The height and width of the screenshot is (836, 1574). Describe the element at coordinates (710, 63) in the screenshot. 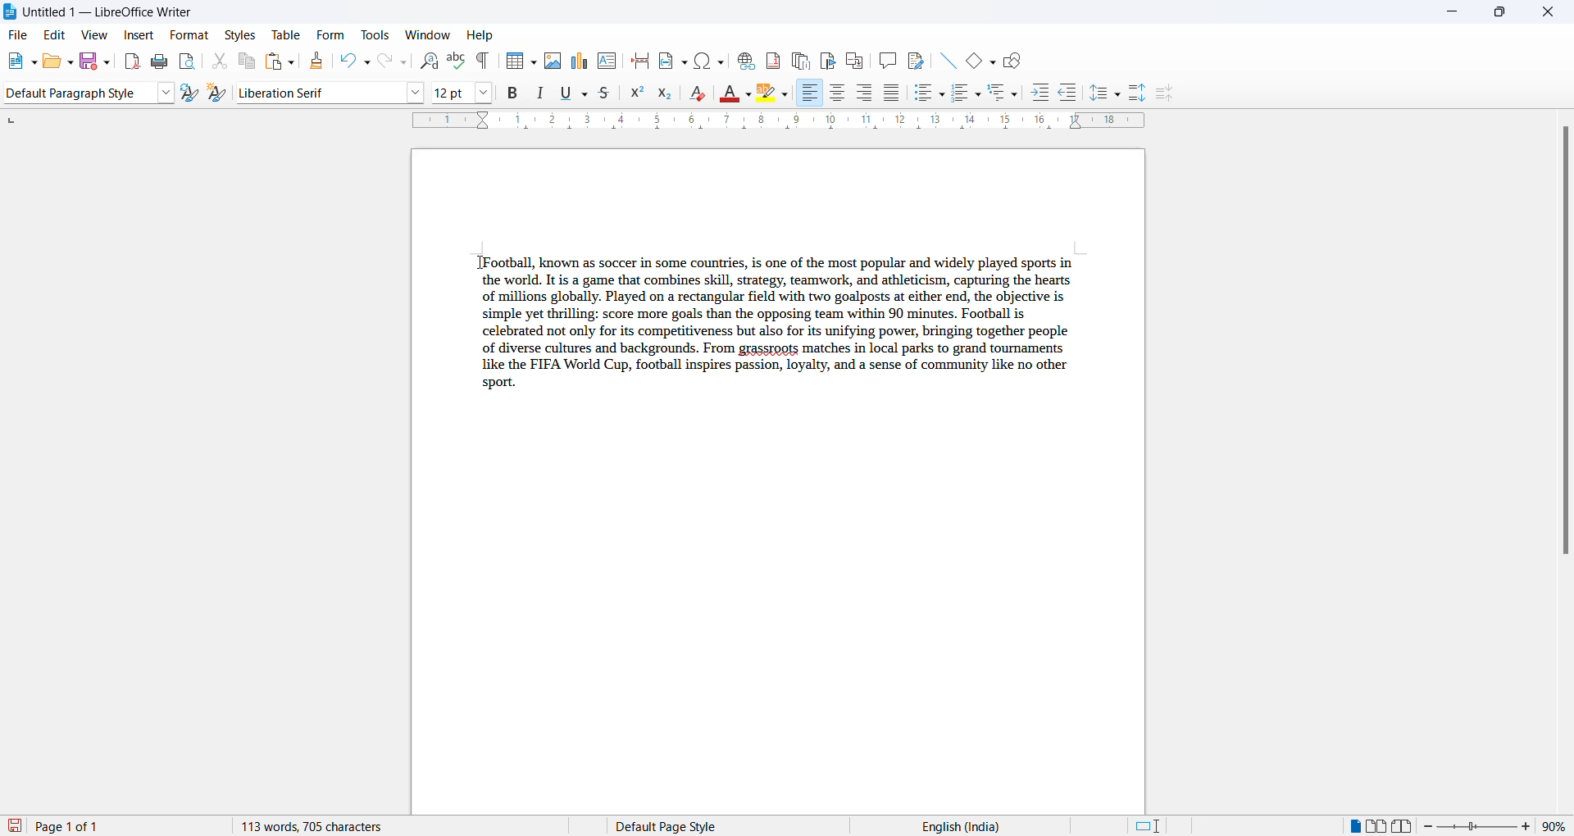

I see `insert special character` at that location.